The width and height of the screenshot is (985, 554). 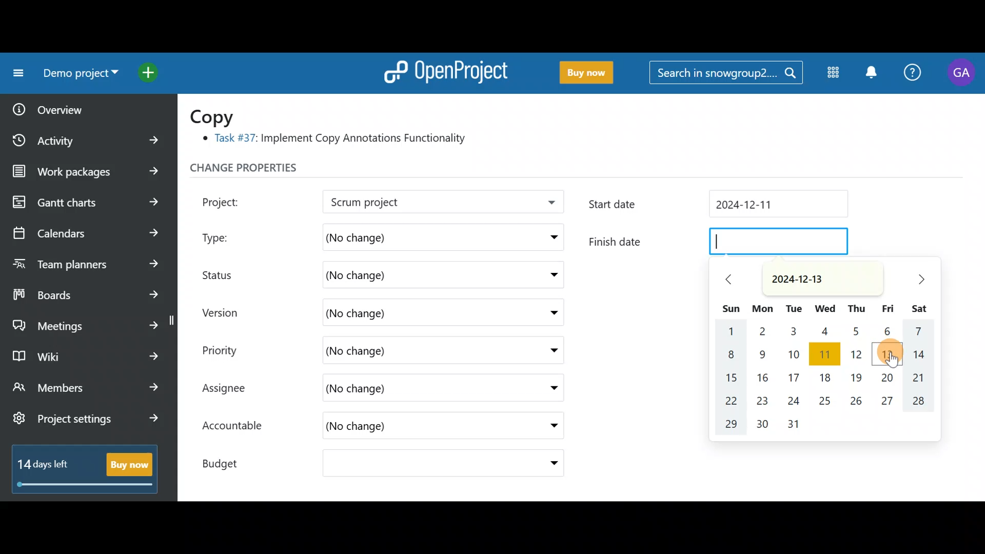 I want to click on Project settings, so click(x=86, y=424).